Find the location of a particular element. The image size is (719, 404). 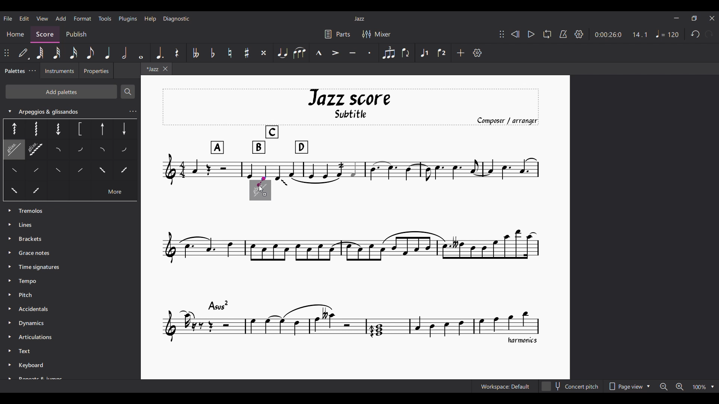

Setting of current palette selected is located at coordinates (133, 111).